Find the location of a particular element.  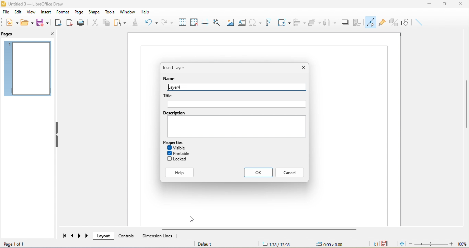

0.00x0.00 is located at coordinates (335, 244).